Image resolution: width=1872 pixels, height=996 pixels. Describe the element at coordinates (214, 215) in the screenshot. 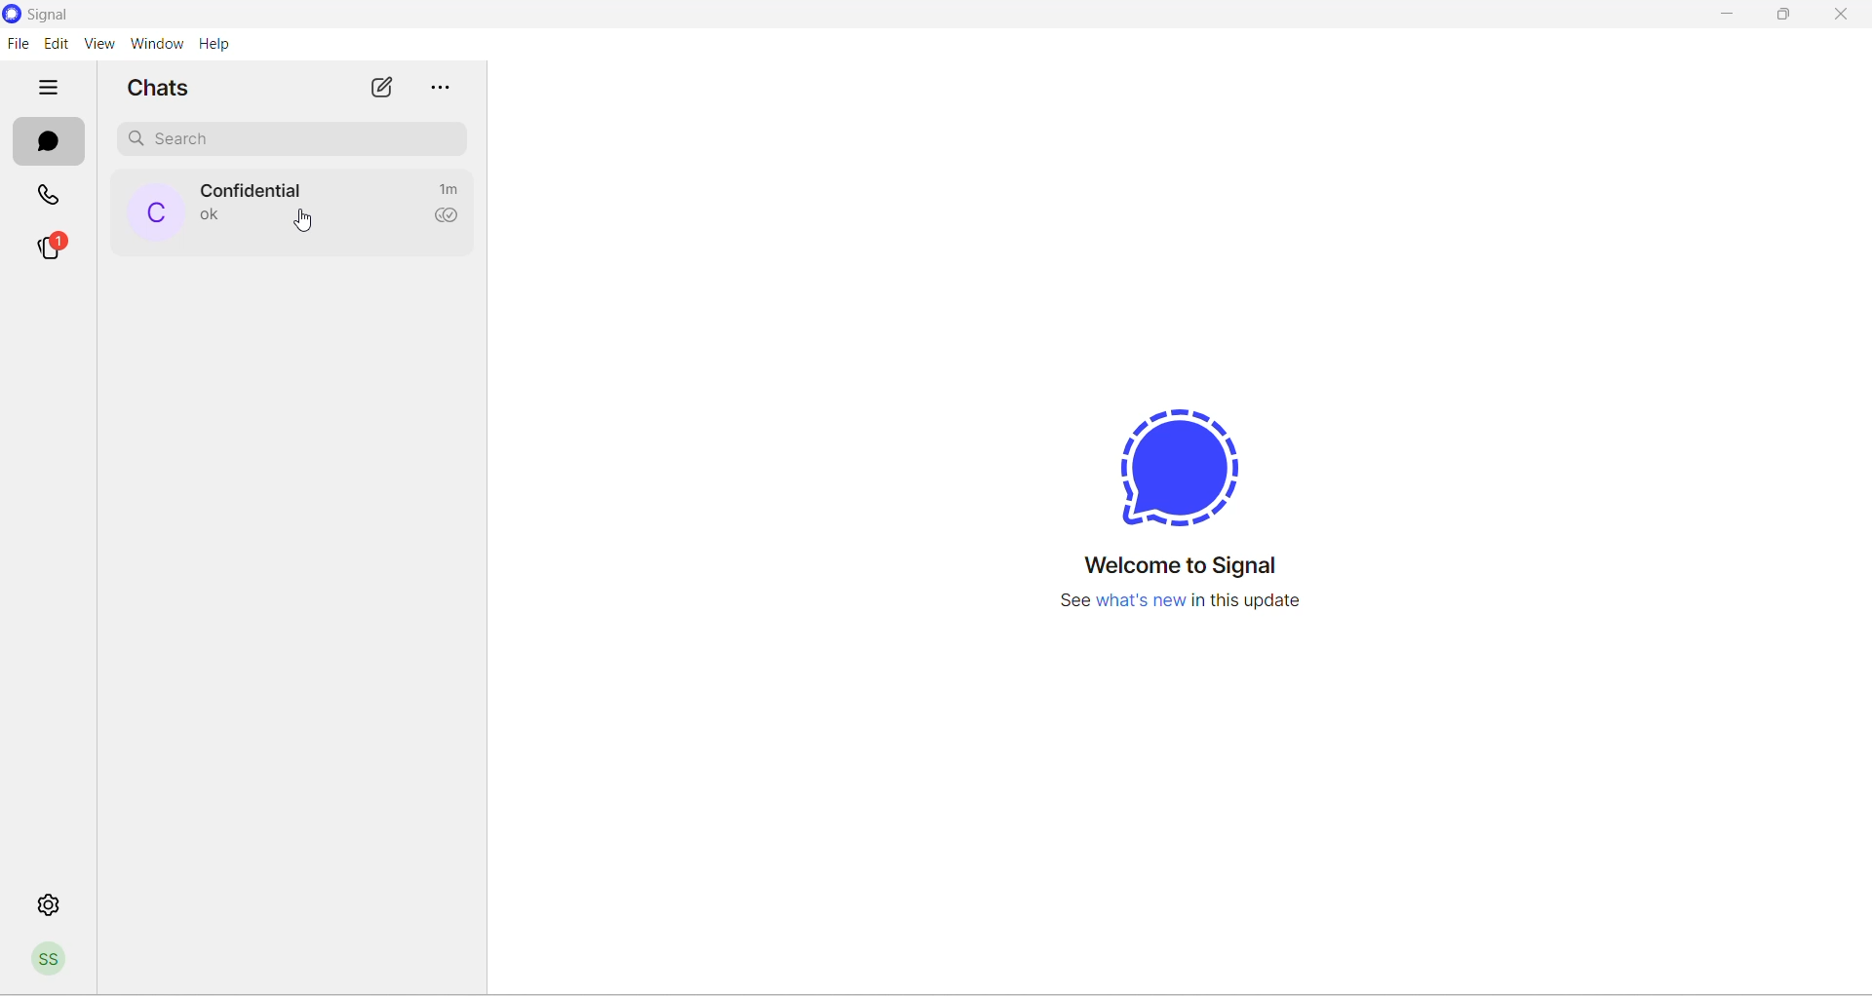

I see `last message` at that location.